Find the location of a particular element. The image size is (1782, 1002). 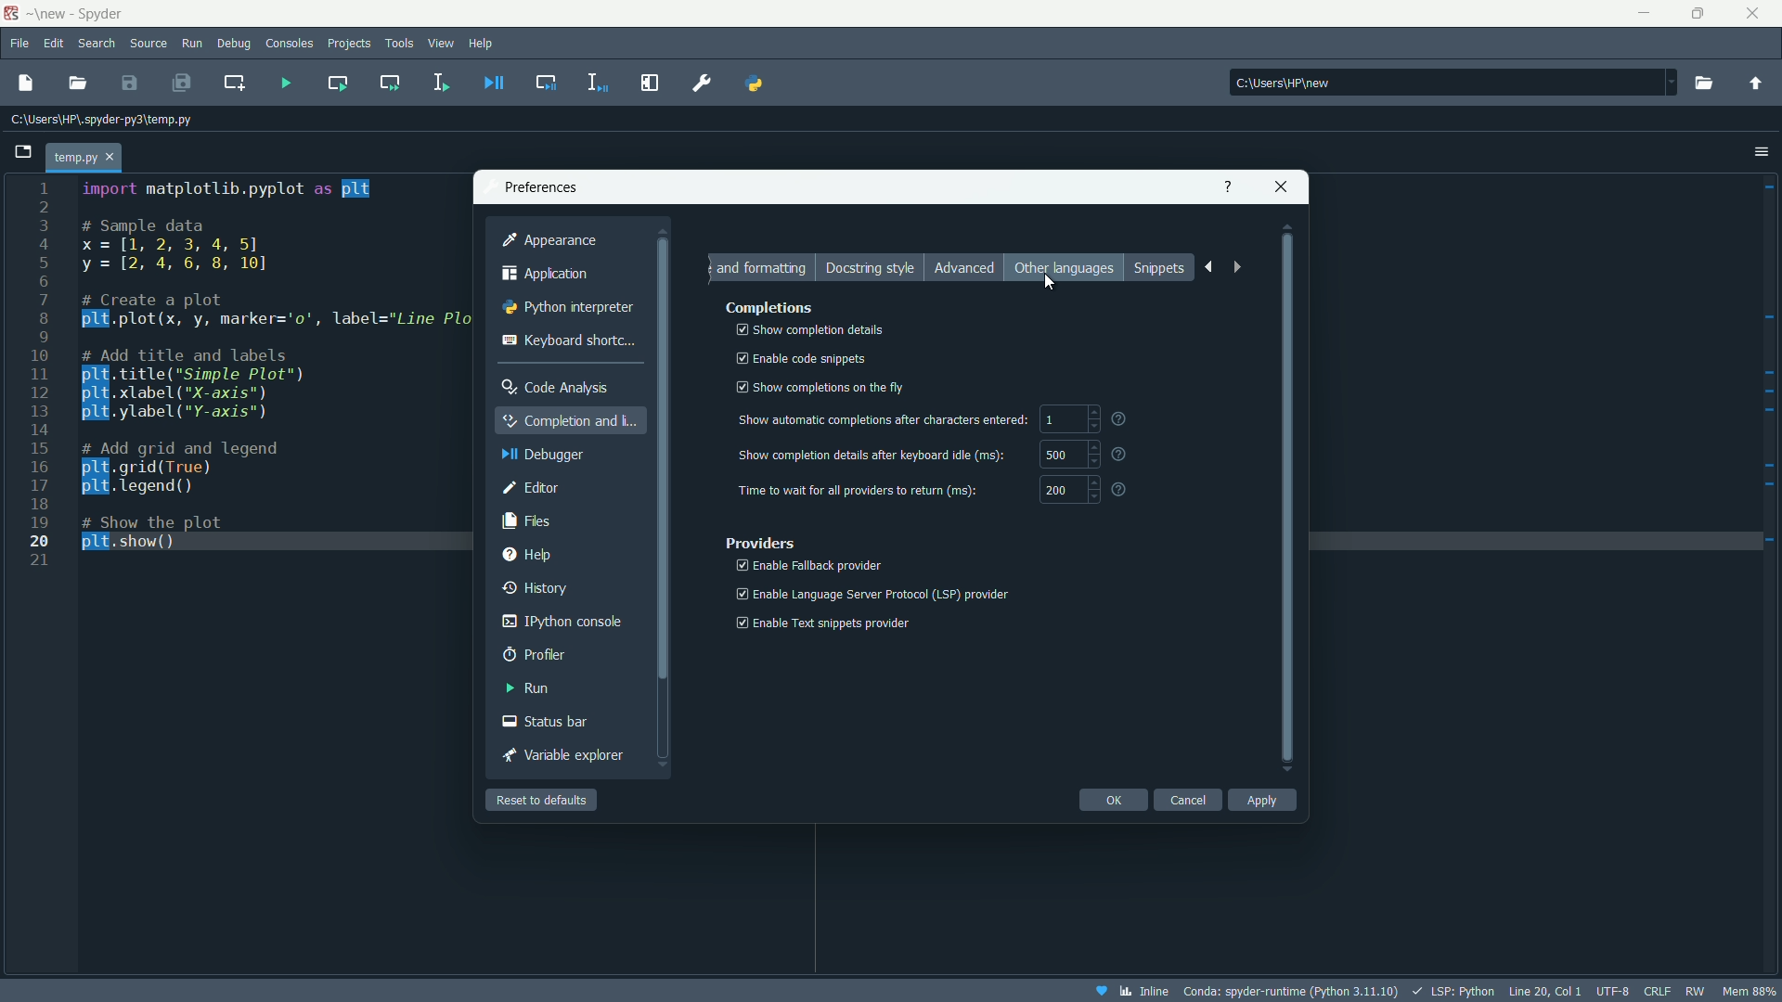

time to wait for ai providers to return is located at coordinates (862, 491).